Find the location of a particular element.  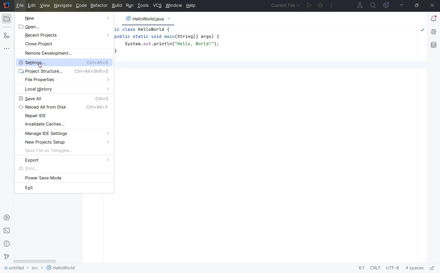

line separator is located at coordinates (375, 269).